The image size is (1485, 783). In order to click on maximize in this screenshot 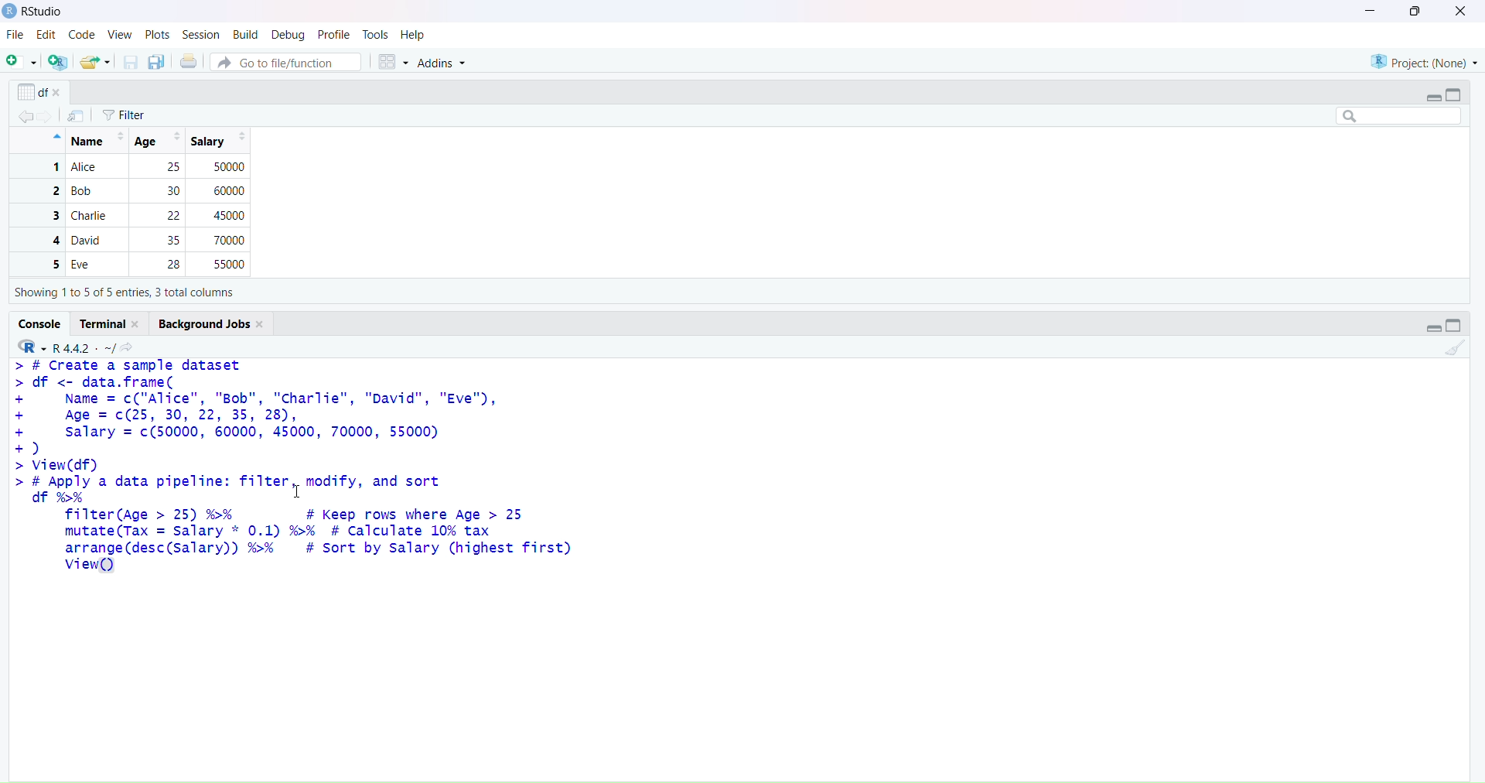, I will do `click(1421, 12)`.